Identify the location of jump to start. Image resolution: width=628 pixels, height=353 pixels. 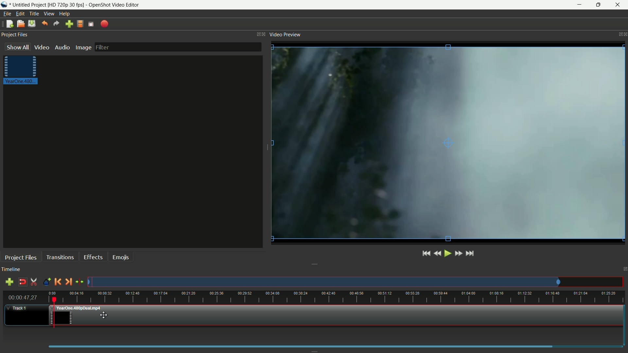
(426, 254).